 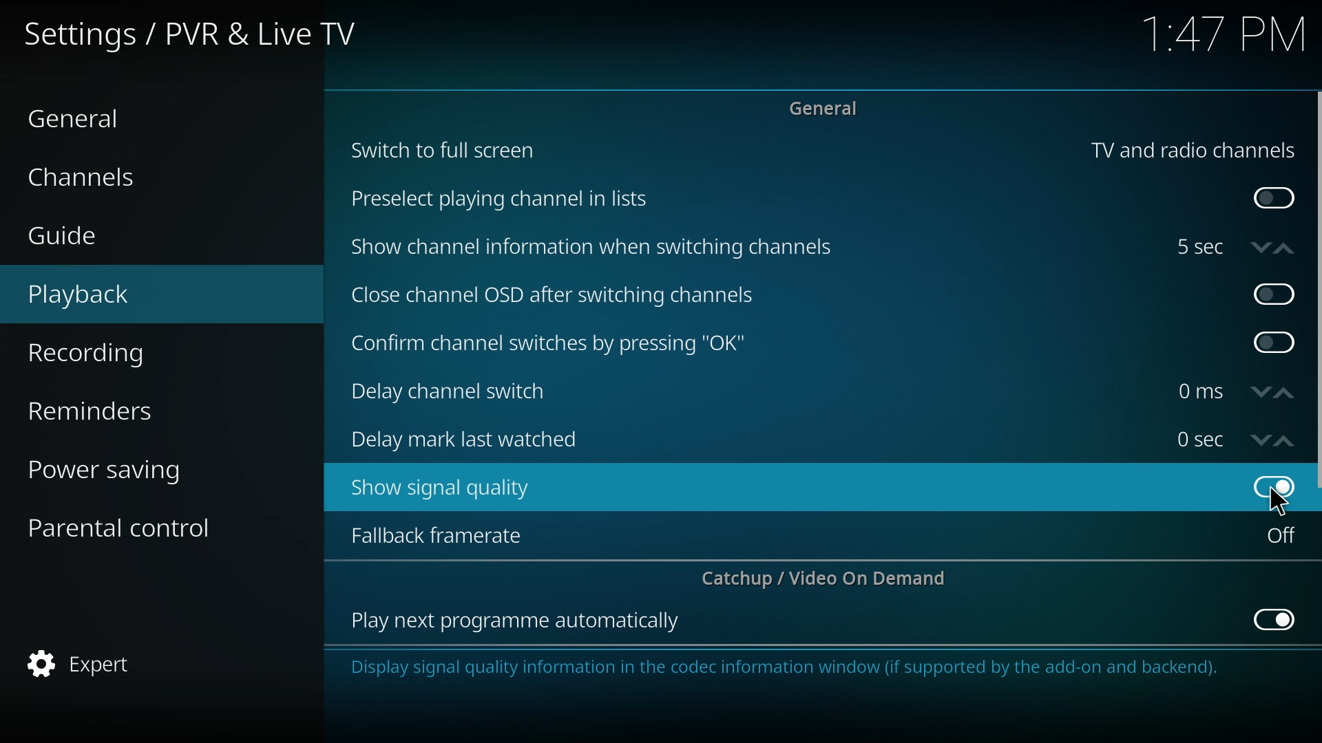 What do you see at coordinates (517, 622) in the screenshot?
I see `play next program automatically` at bounding box center [517, 622].